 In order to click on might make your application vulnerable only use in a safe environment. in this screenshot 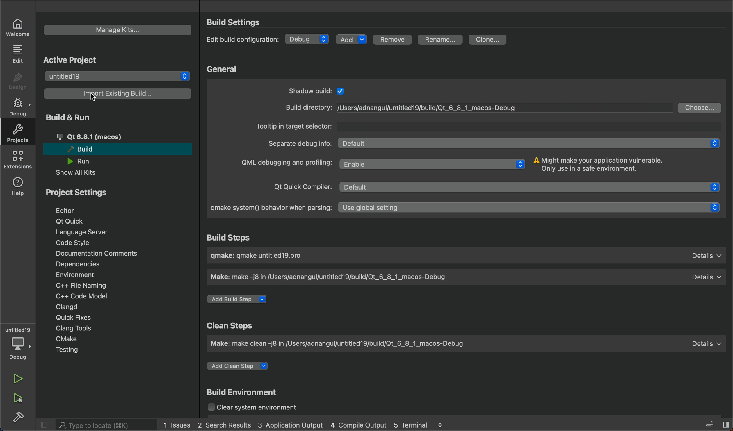, I will do `click(610, 166)`.